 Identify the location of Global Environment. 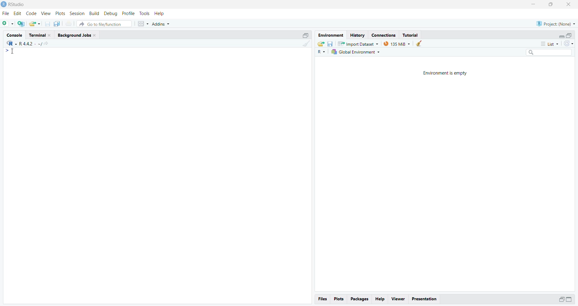
(357, 53).